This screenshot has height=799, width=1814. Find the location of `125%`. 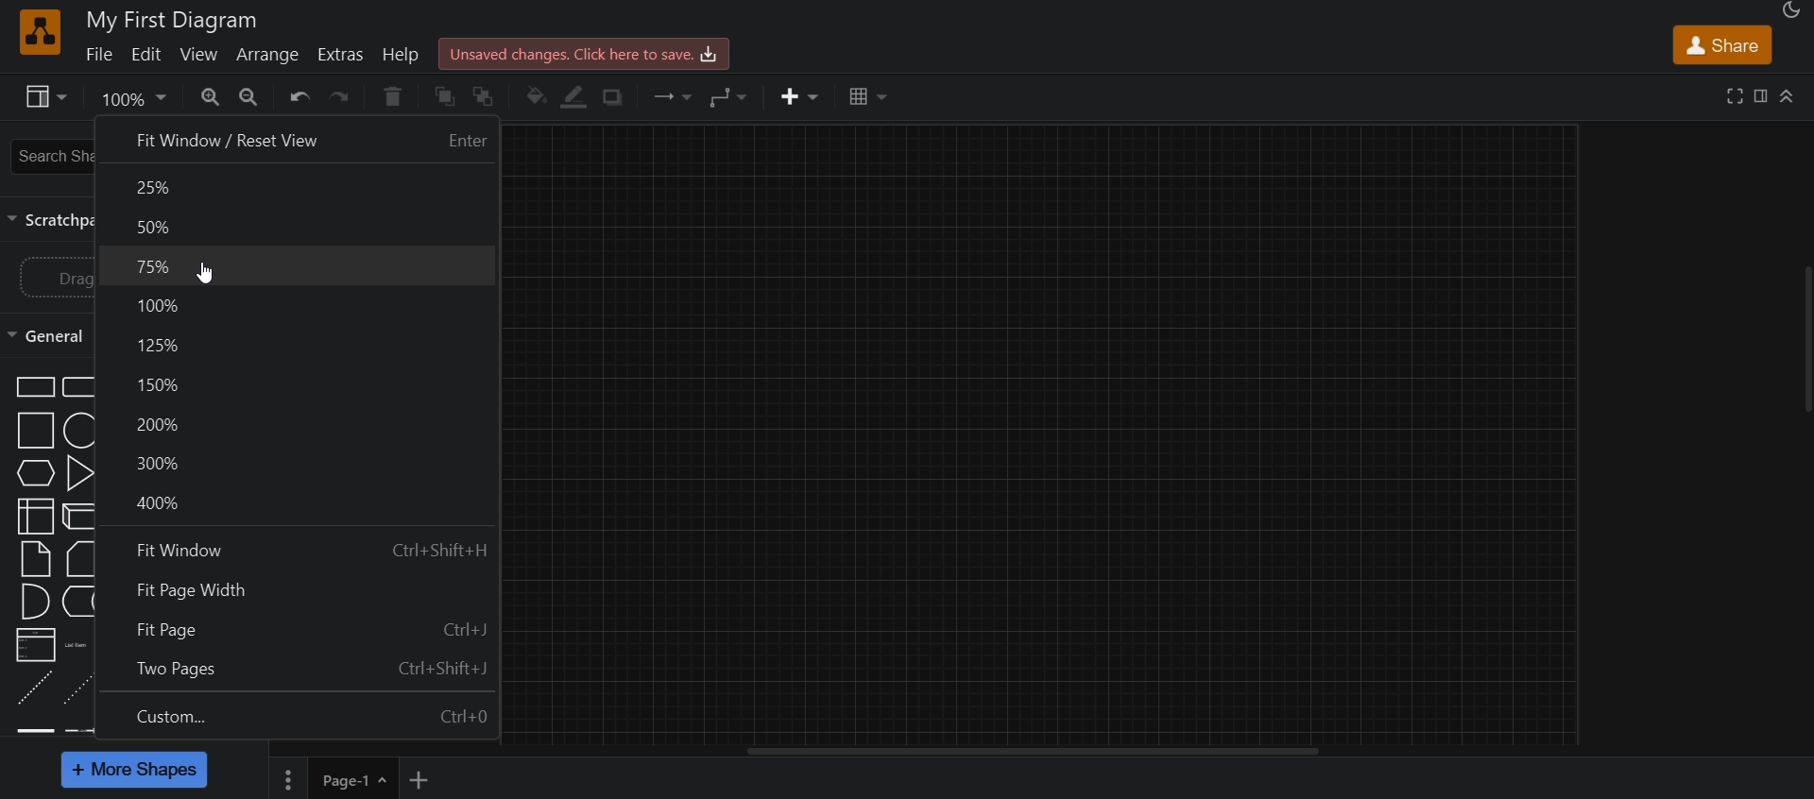

125% is located at coordinates (306, 344).